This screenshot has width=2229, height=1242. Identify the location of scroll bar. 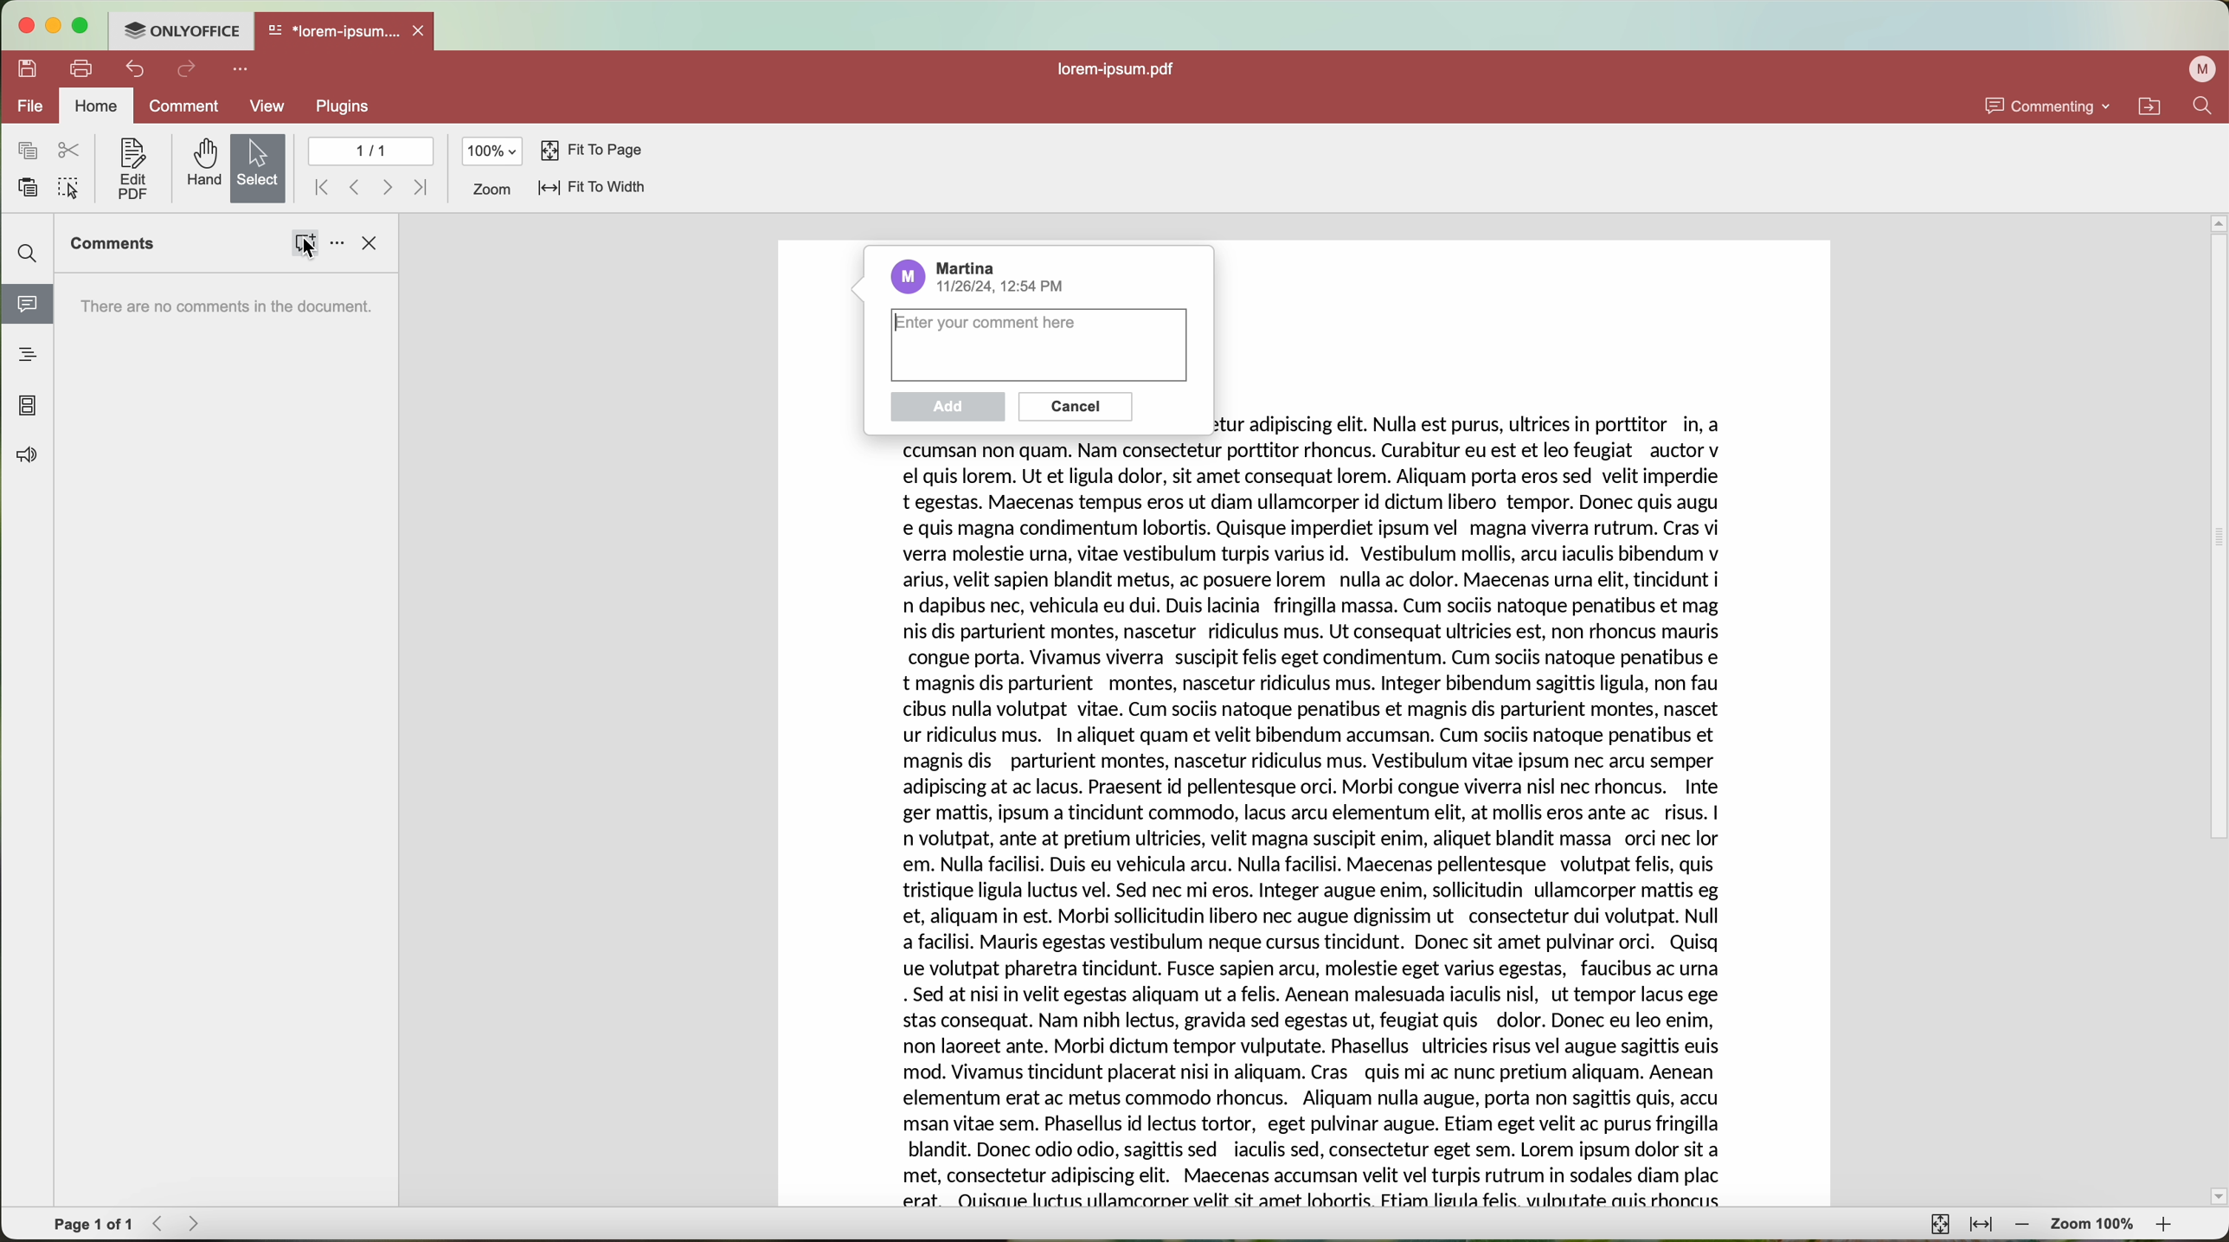
(2215, 710).